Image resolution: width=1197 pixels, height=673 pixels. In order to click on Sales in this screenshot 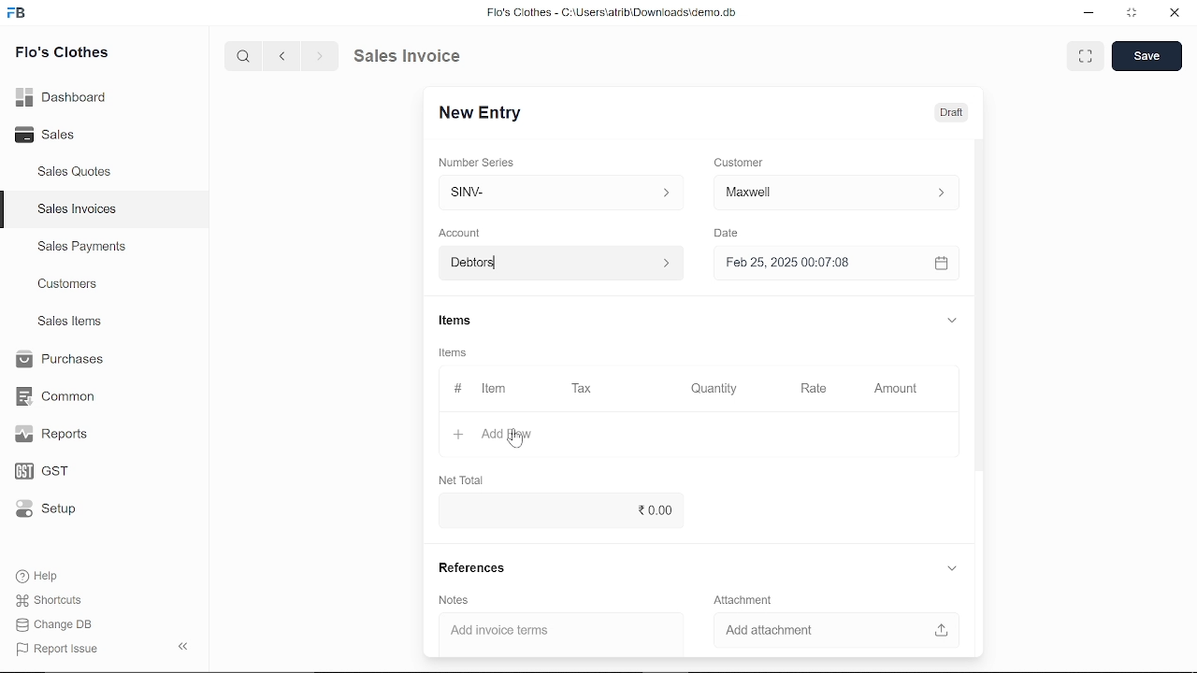, I will do `click(53, 133)`.